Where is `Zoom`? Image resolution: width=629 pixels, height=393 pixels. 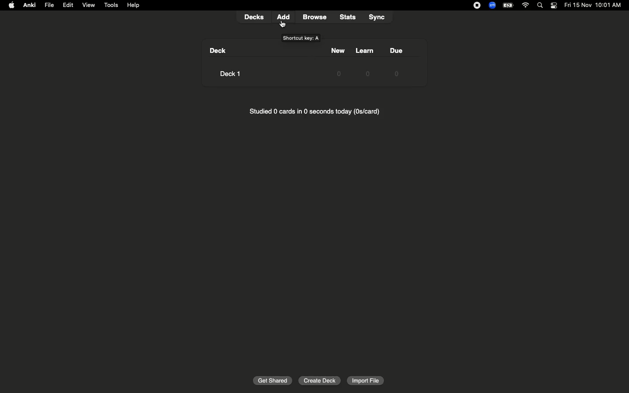
Zoom is located at coordinates (491, 6).